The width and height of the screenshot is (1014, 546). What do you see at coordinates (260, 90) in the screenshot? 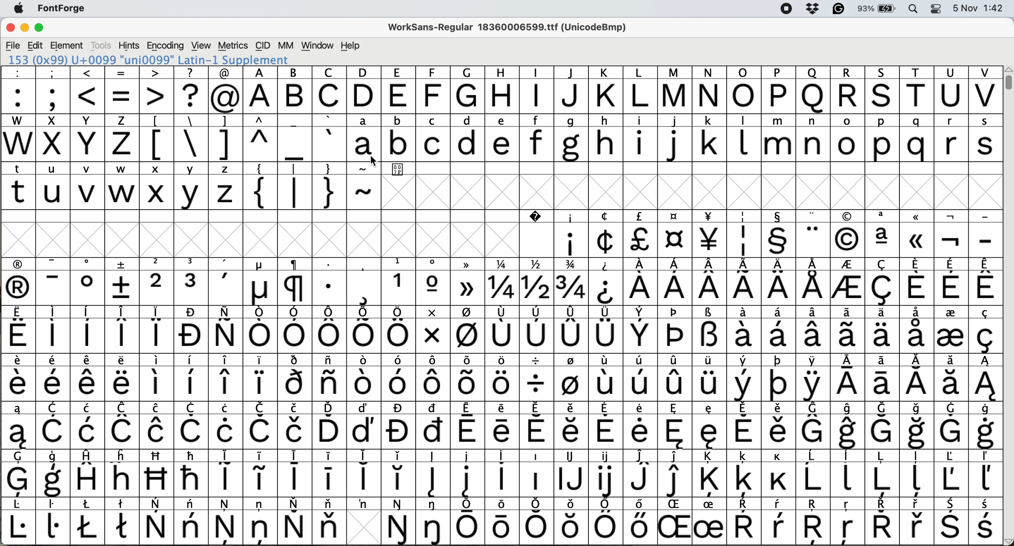
I see `A` at bounding box center [260, 90].